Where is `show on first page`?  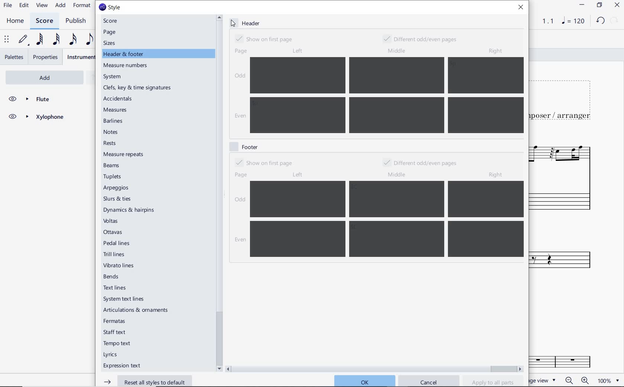
show on first page is located at coordinates (266, 38).